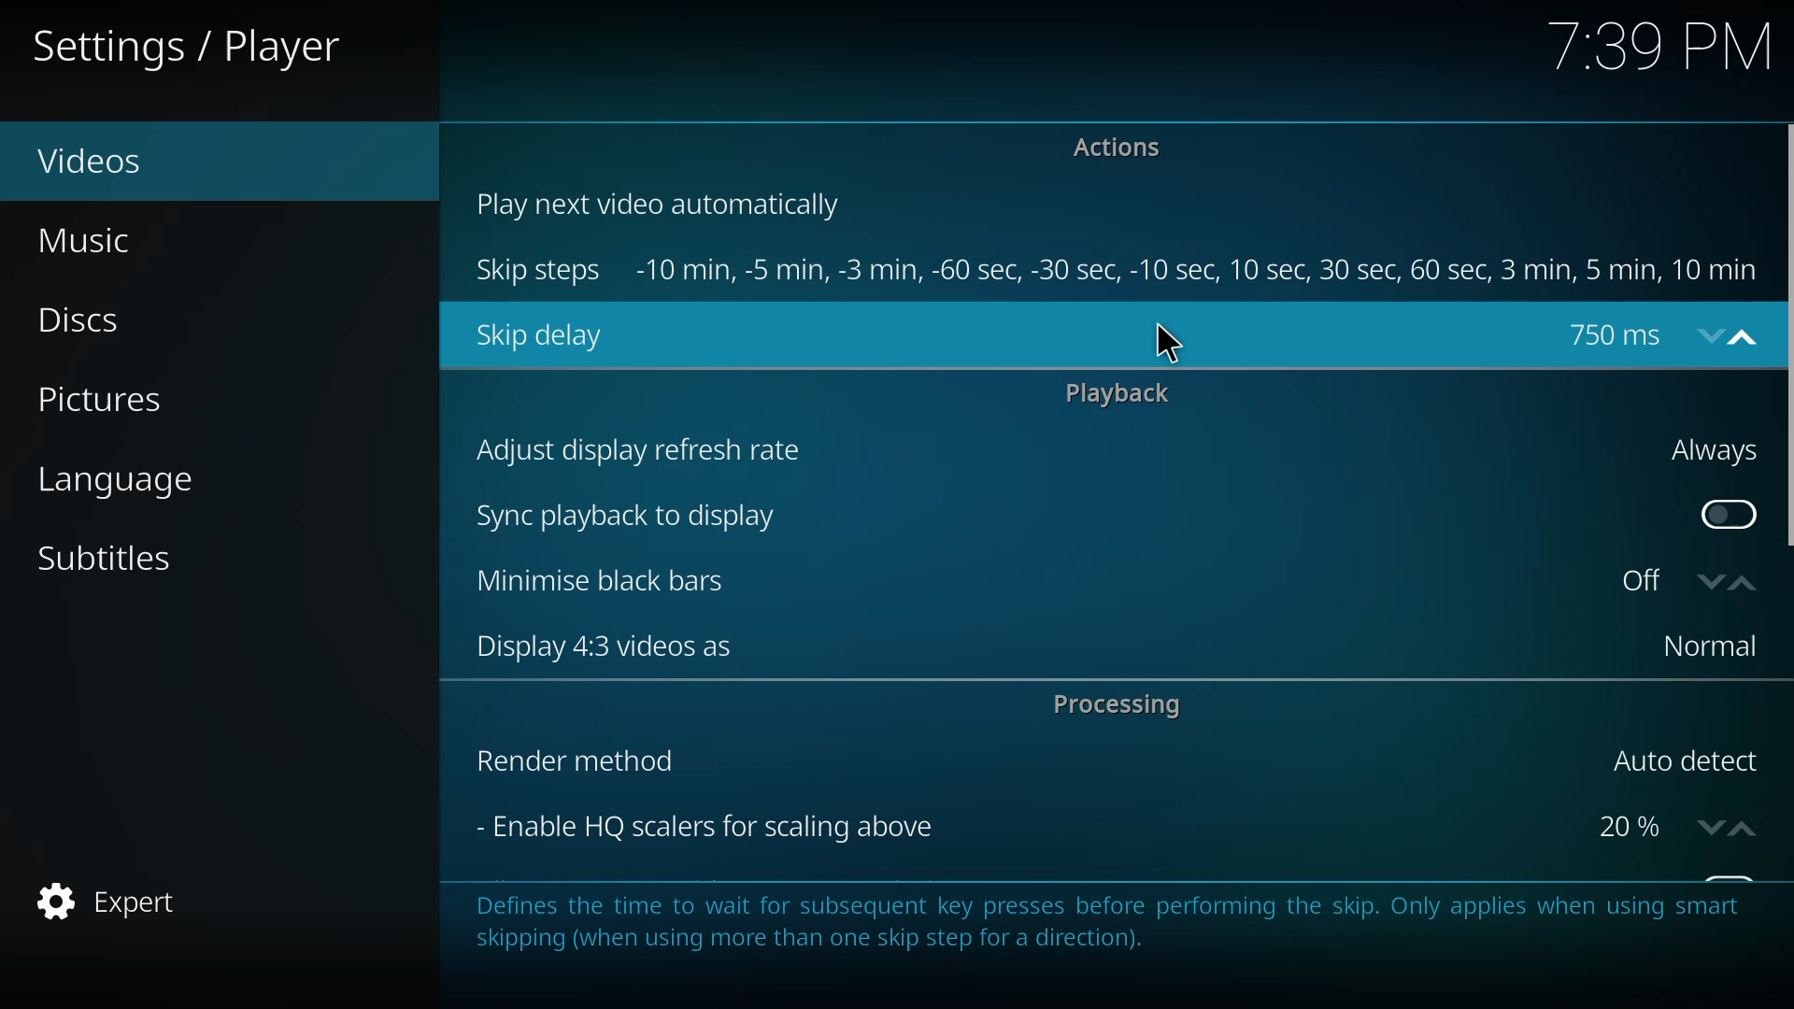 The width and height of the screenshot is (1794, 1009). What do you see at coordinates (628, 513) in the screenshot?
I see `sync` at bounding box center [628, 513].